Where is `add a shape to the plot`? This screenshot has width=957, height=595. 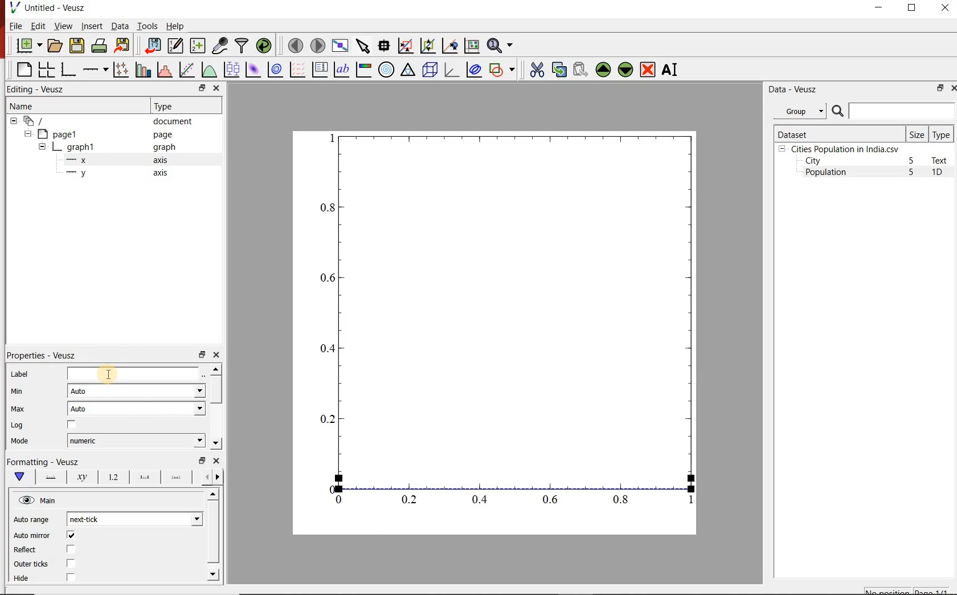 add a shape to the plot is located at coordinates (502, 69).